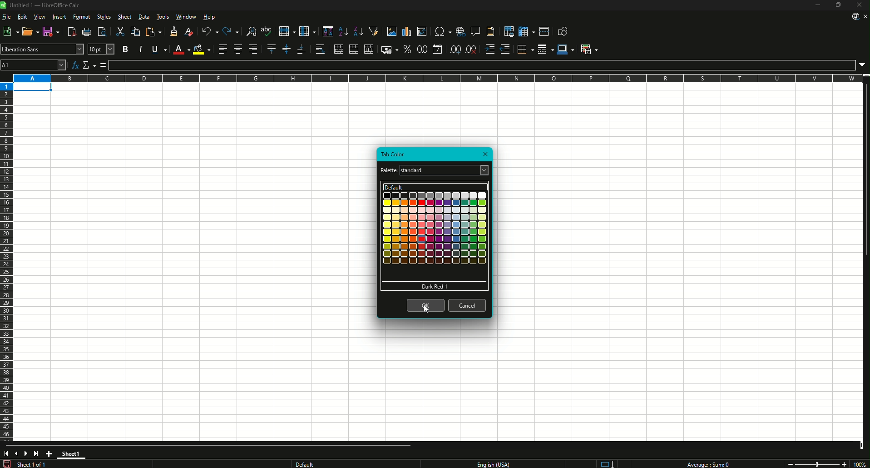 The height and width of the screenshot is (468, 870). What do you see at coordinates (437, 78) in the screenshot?
I see `Column names` at bounding box center [437, 78].